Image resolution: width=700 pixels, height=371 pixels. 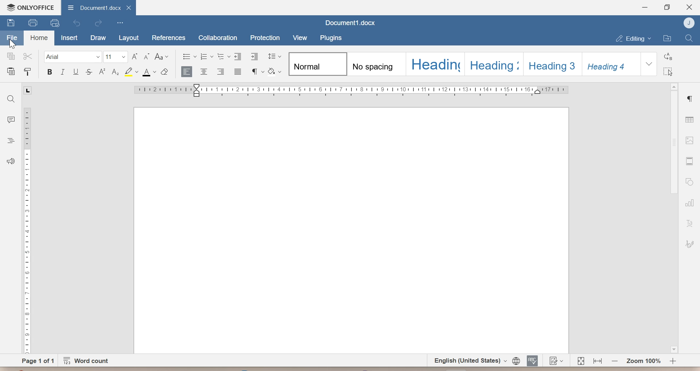 What do you see at coordinates (93, 8) in the screenshot?
I see `` at bounding box center [93, 8].